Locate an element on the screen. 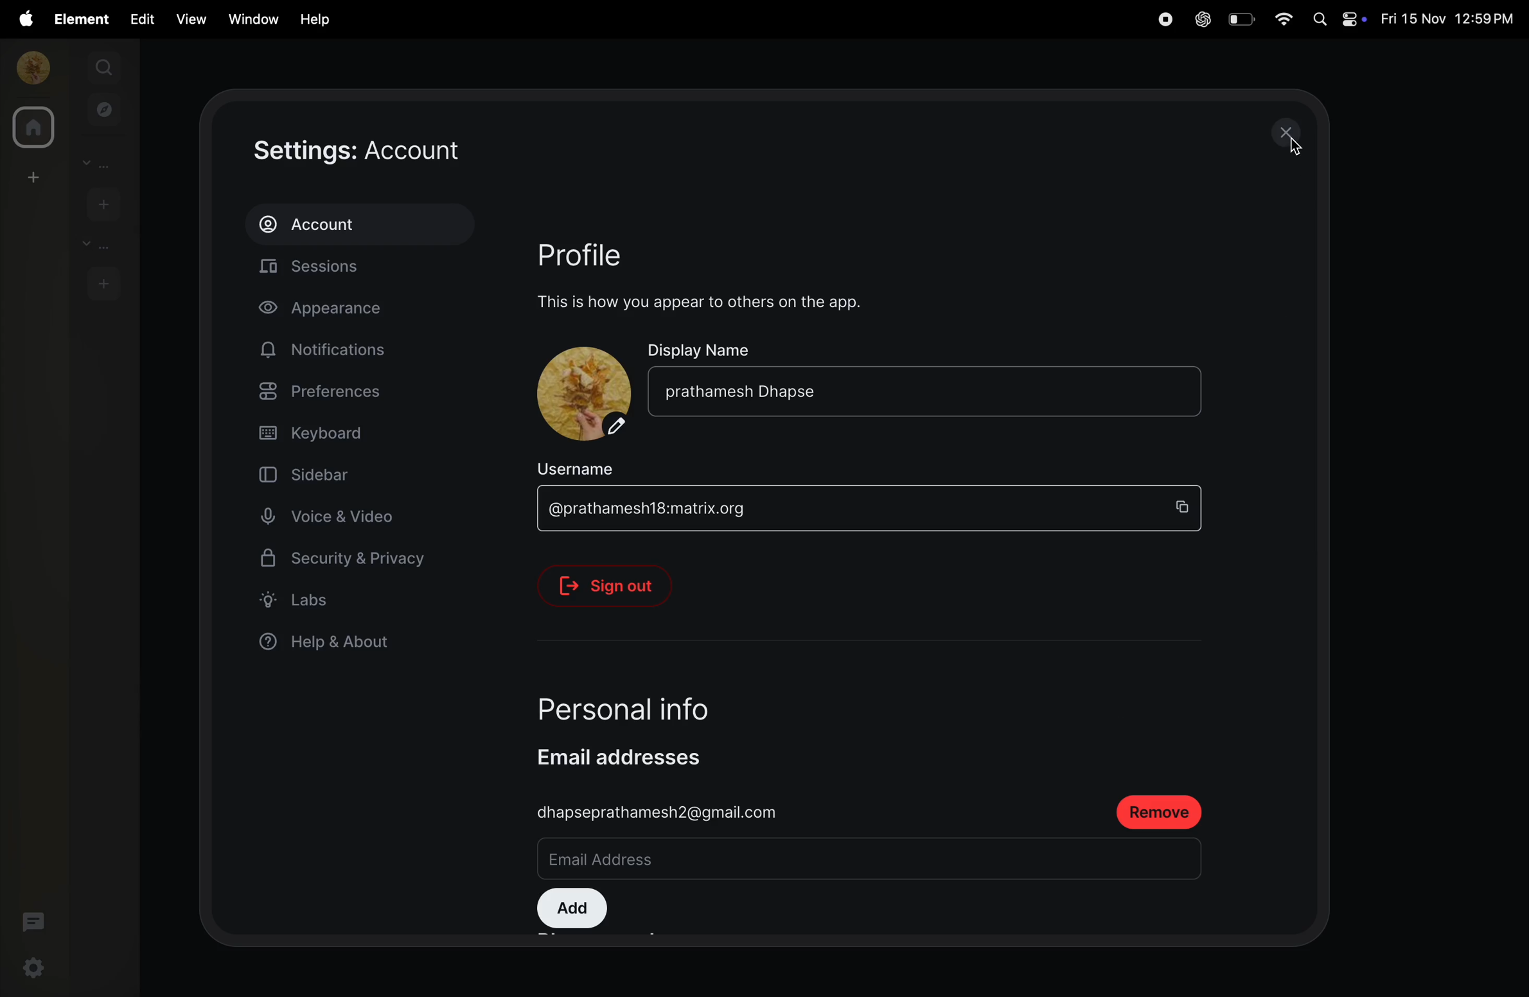 The height and width of the screenshot is (997, 1529). add is located at coordinates (572, 910).